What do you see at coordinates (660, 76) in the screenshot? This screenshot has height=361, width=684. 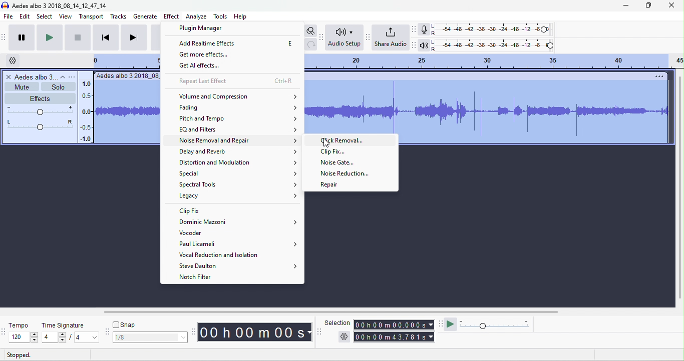 I see `options` at bounding box center [660, 76].